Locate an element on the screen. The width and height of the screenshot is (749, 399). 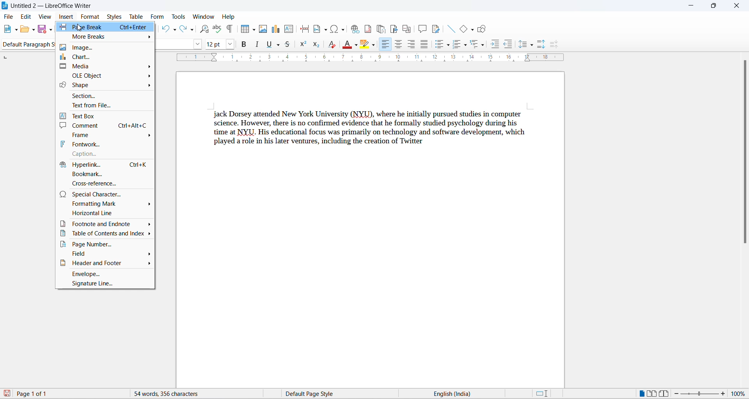
decrease paragraph spacing is located at coordinates (554, 45).